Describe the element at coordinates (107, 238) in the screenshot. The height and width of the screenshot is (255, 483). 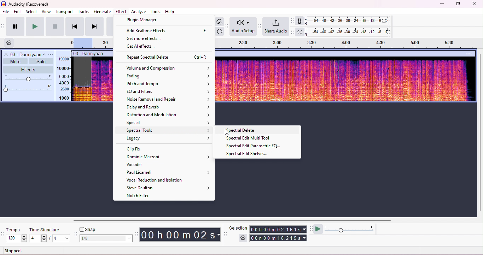
I see `select snap` at that location.